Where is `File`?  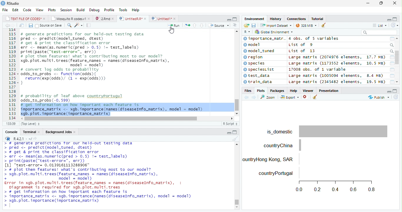
File is located at coordinates (5, 10).